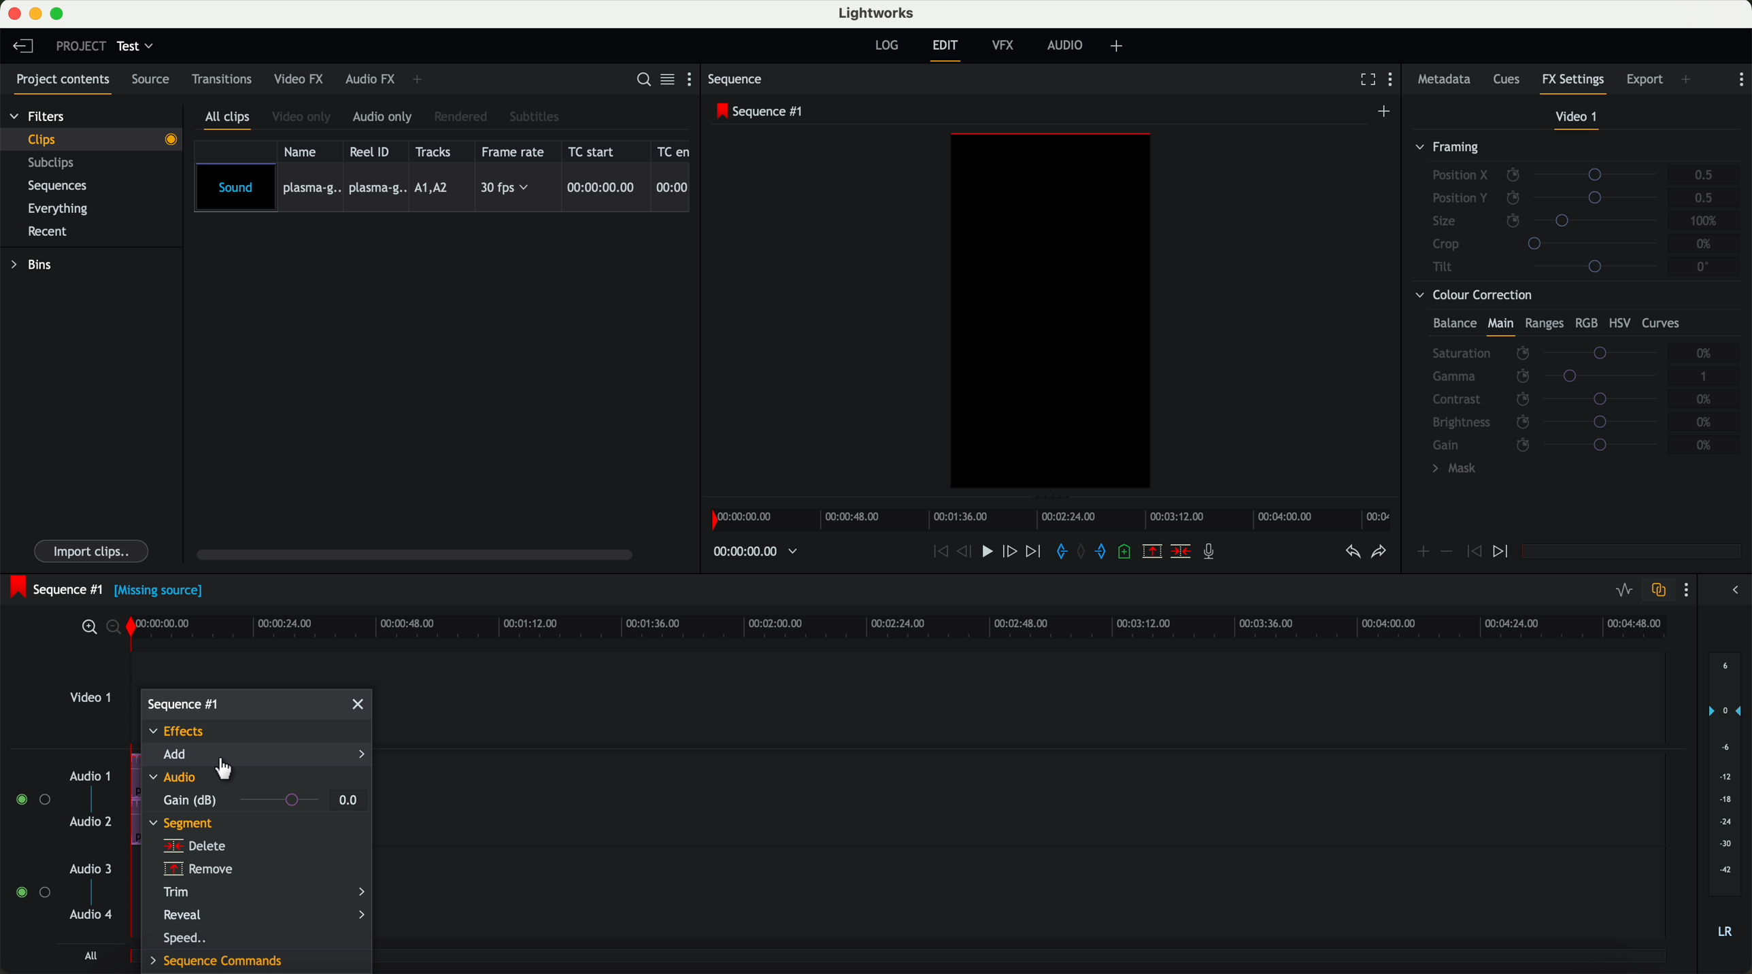 The image size is (1752, 974). I want to click on add out mark, so click(1106, 553).